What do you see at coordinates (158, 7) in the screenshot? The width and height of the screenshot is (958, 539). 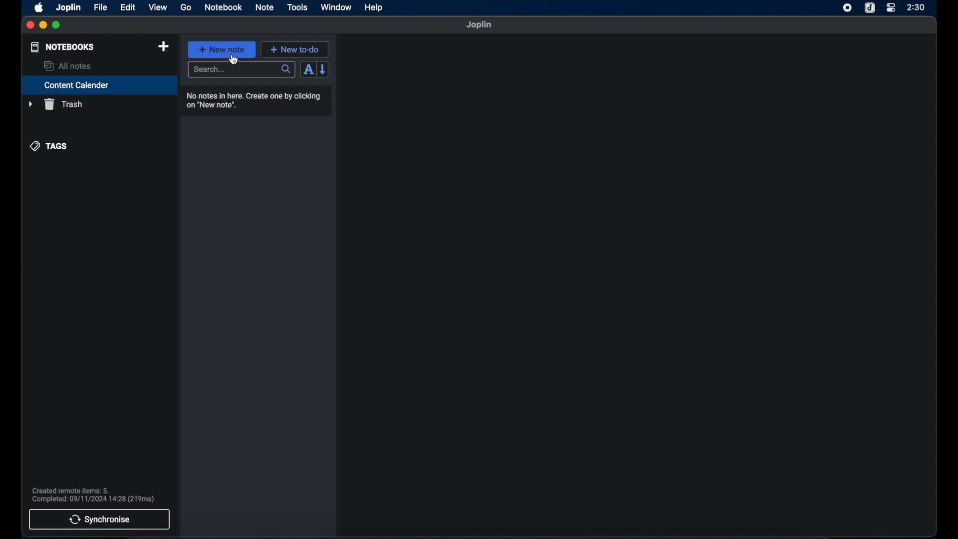 I see `view` at bounding box center [158, 7].